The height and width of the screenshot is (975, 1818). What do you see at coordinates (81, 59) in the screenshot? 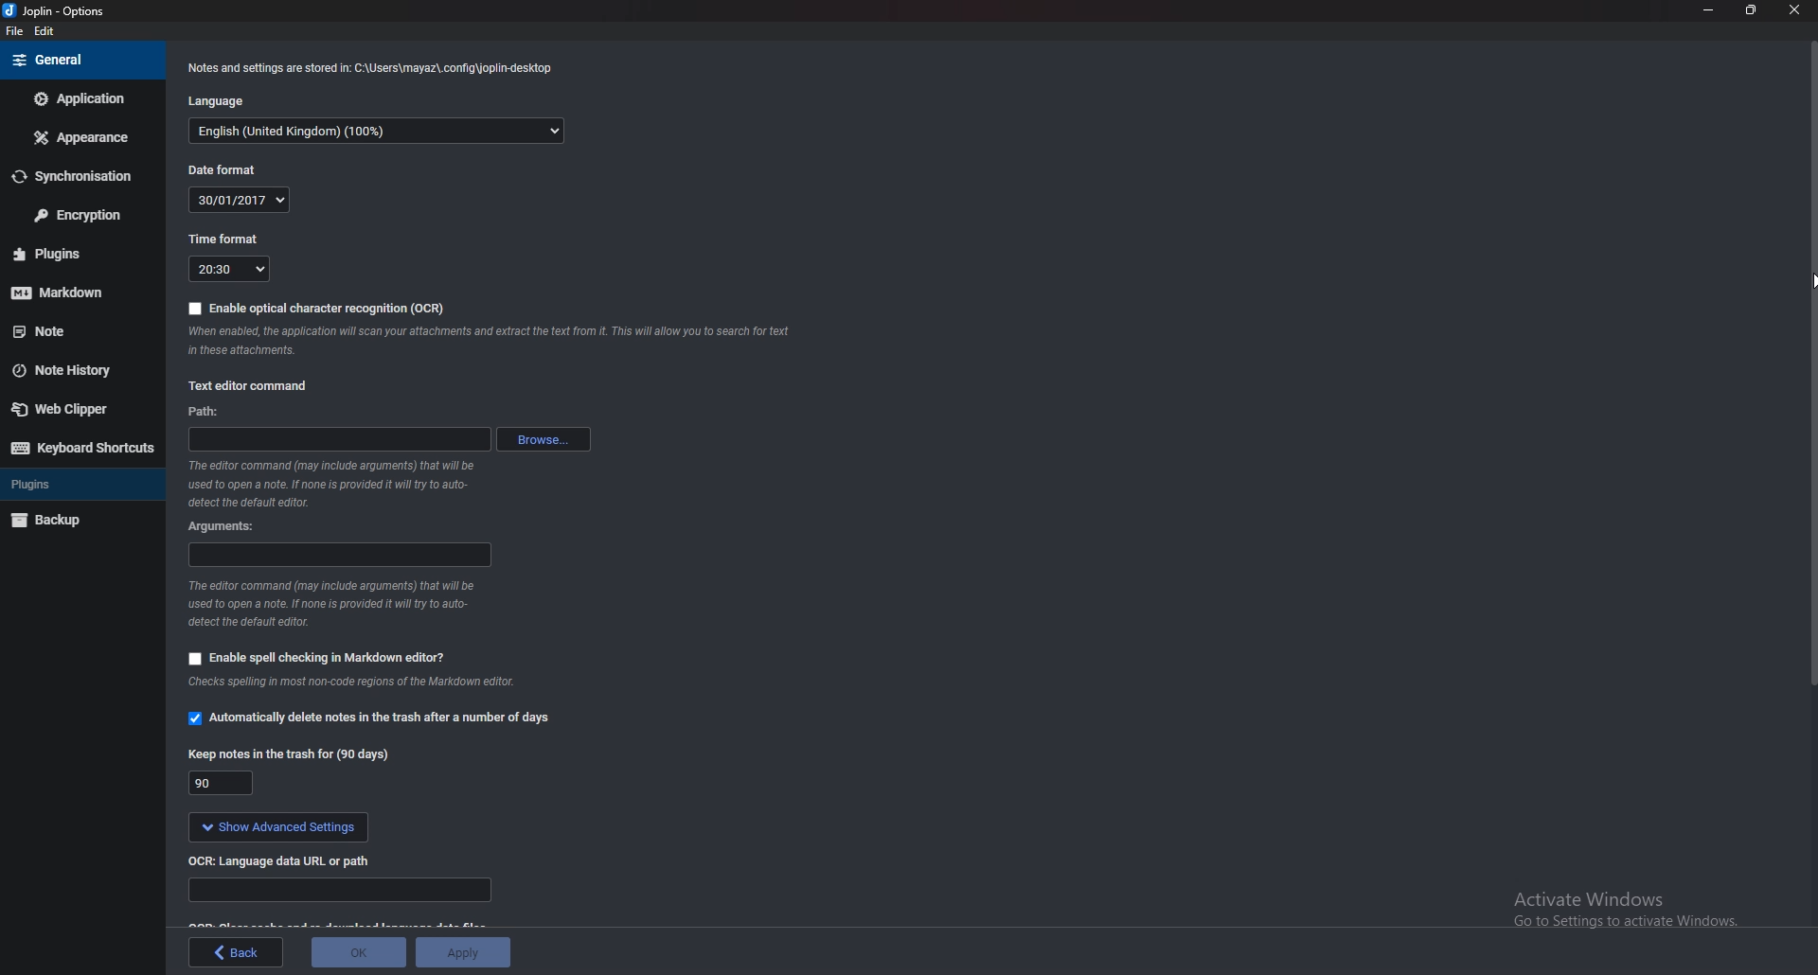
I see `general` at bounding box center [81, 59].